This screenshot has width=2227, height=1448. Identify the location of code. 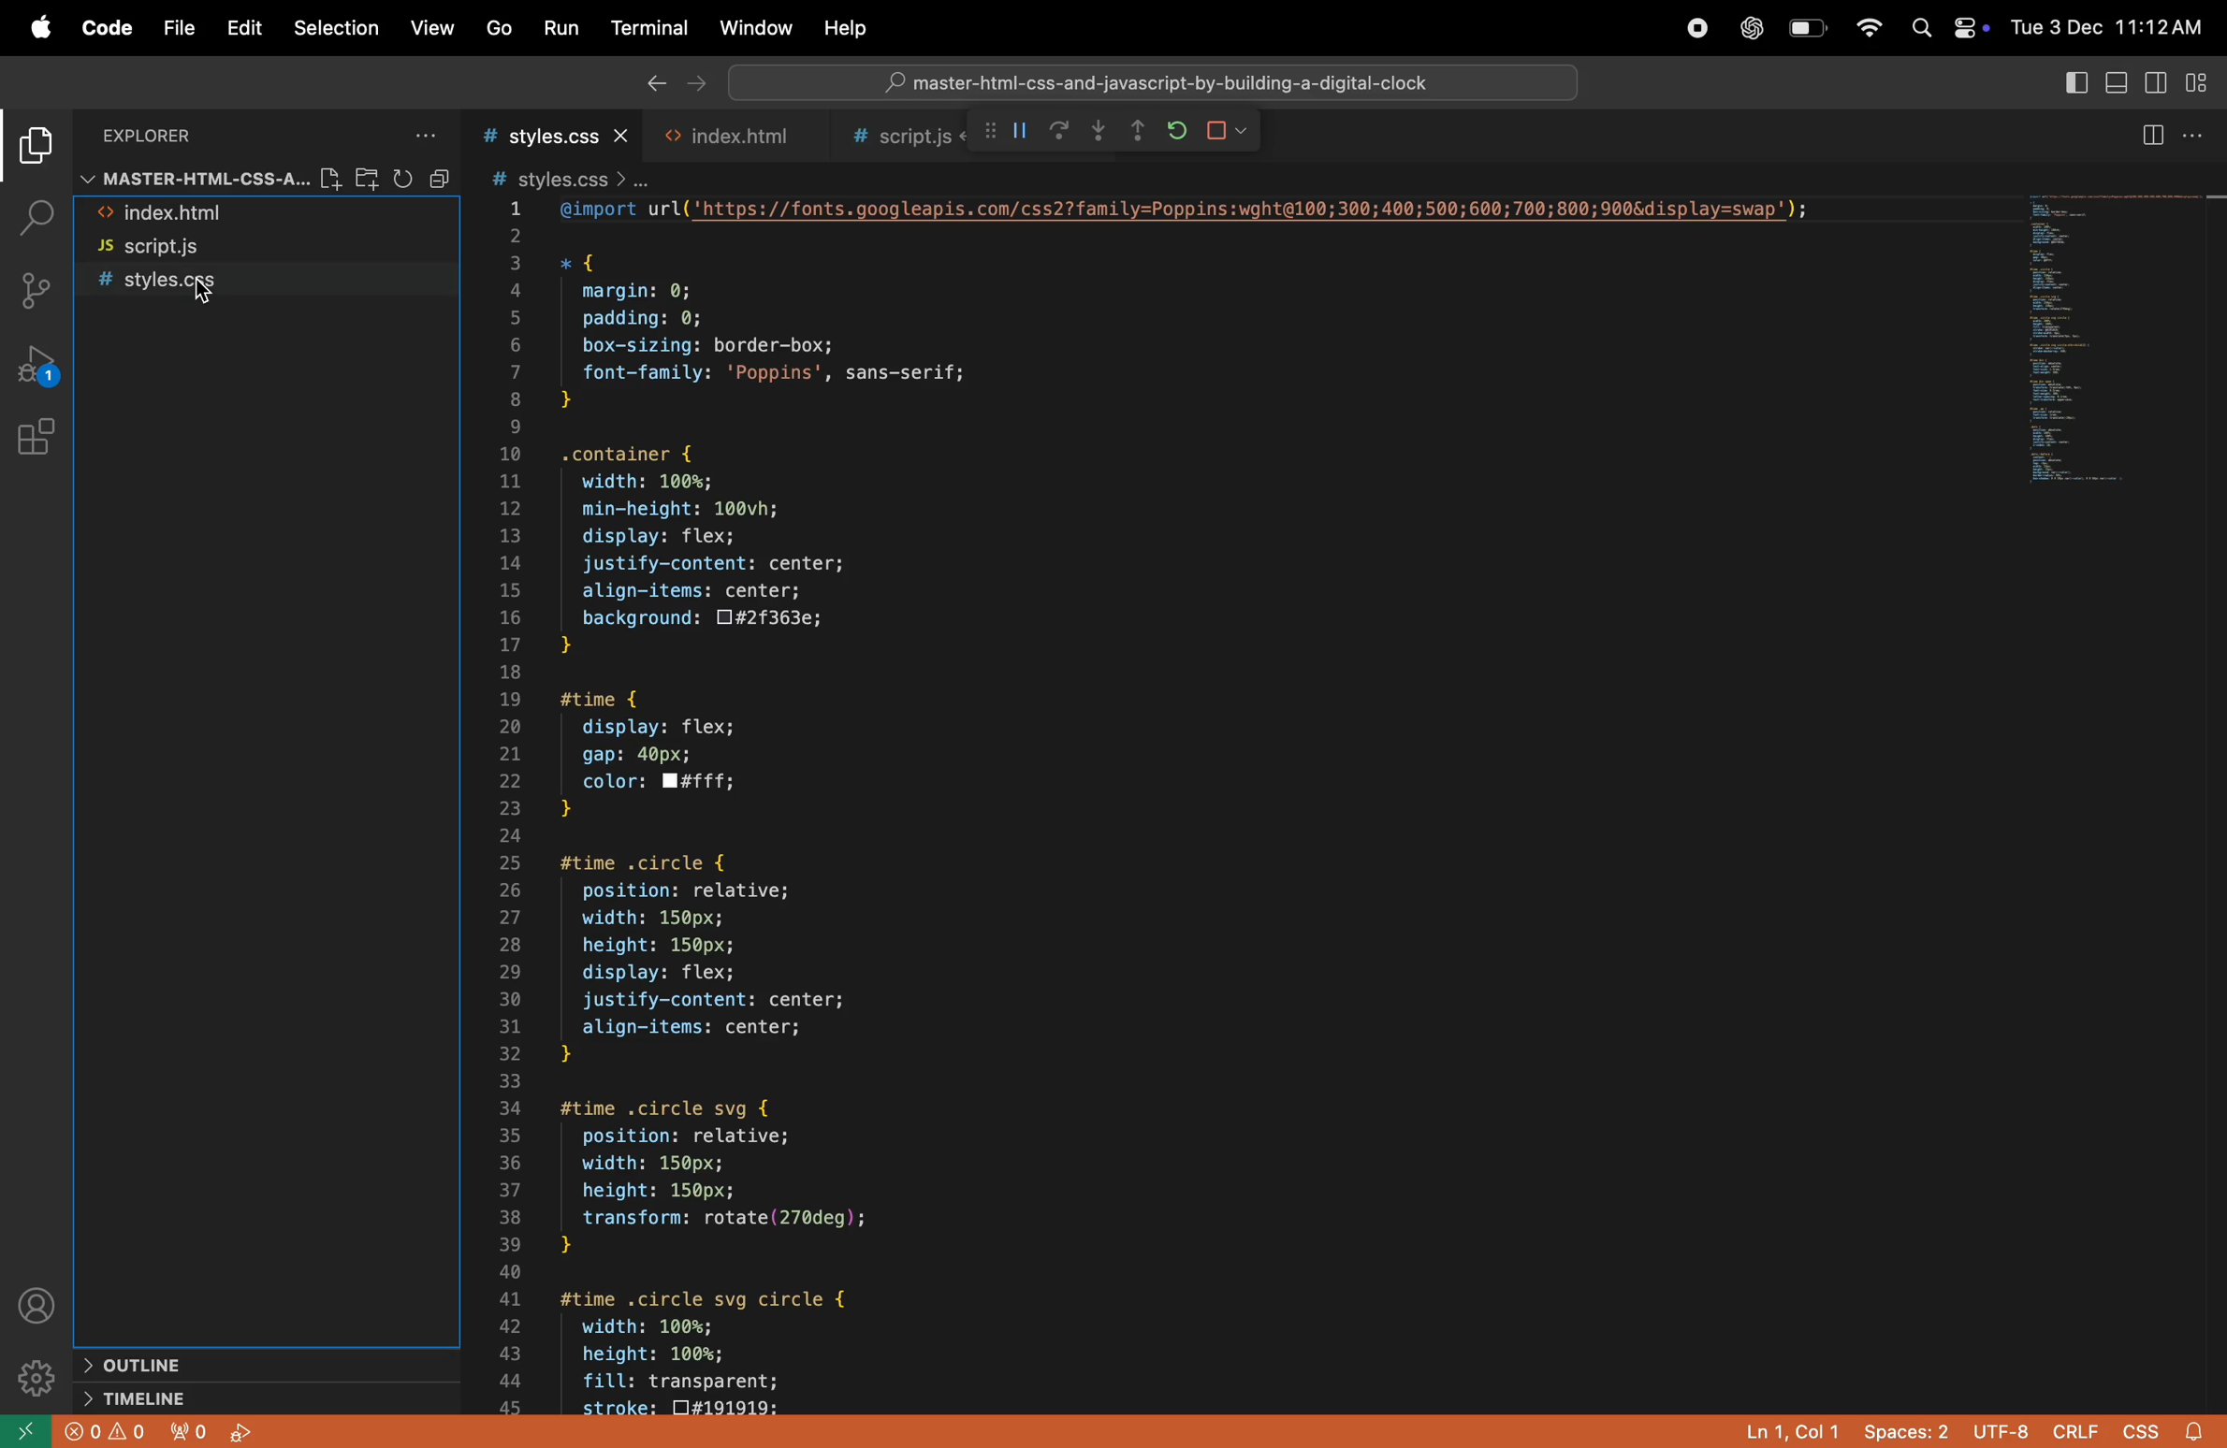
(104, 26).